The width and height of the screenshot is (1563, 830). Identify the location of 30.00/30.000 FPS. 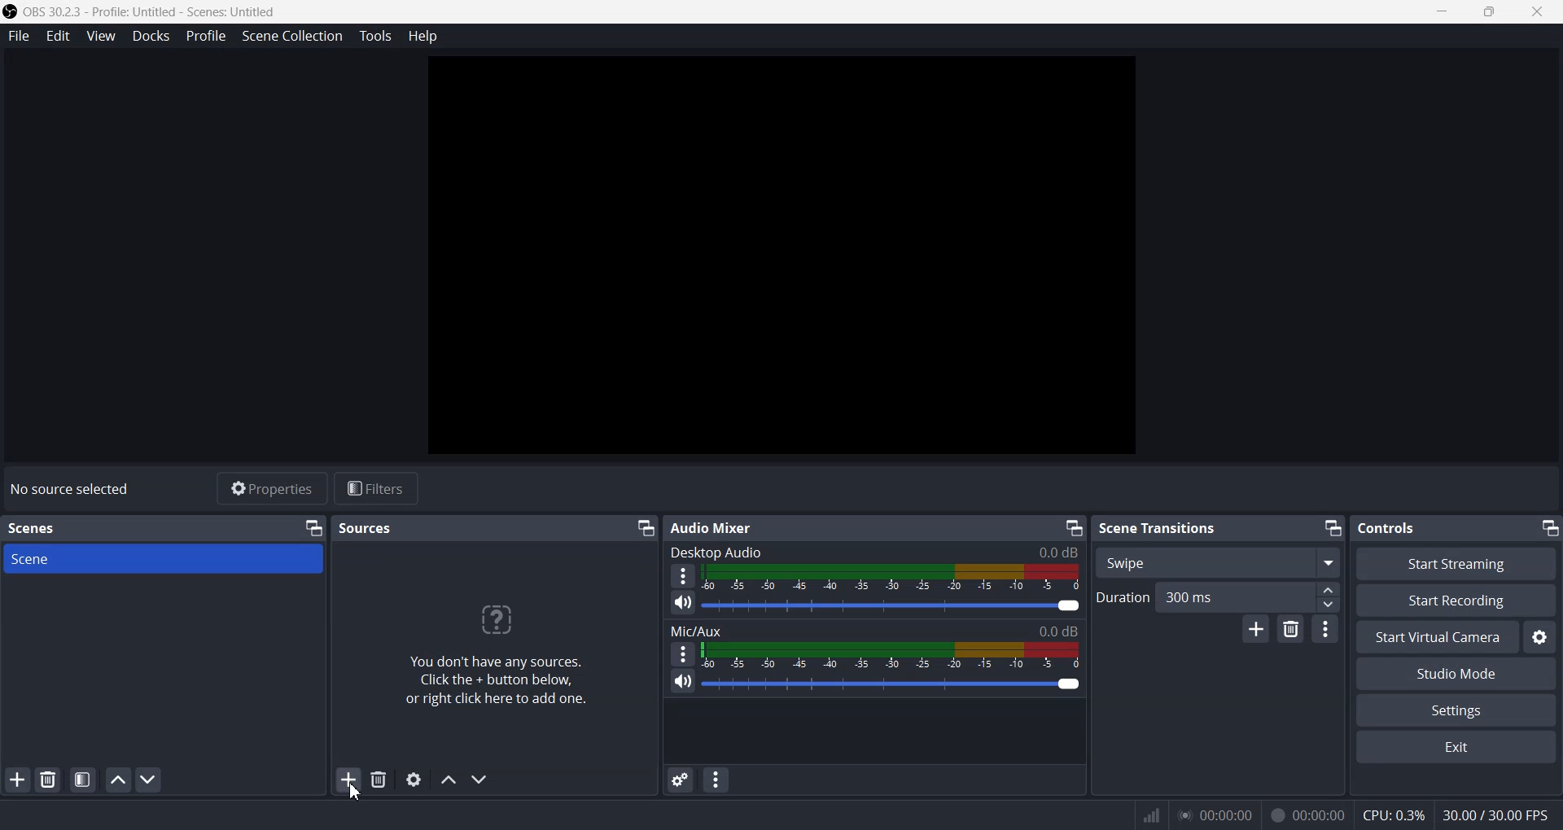
(1493, 815).